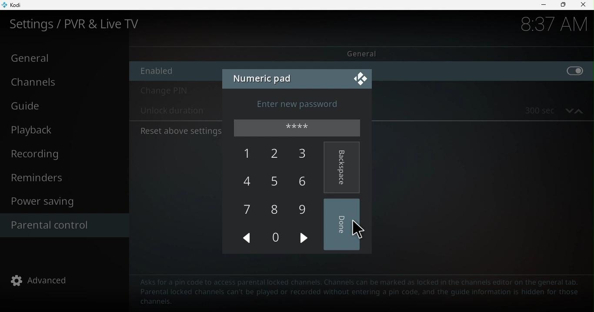 Image resolution: width=594 pixels, height=312 pixels. I want to click on Previous, so click(246, 238).